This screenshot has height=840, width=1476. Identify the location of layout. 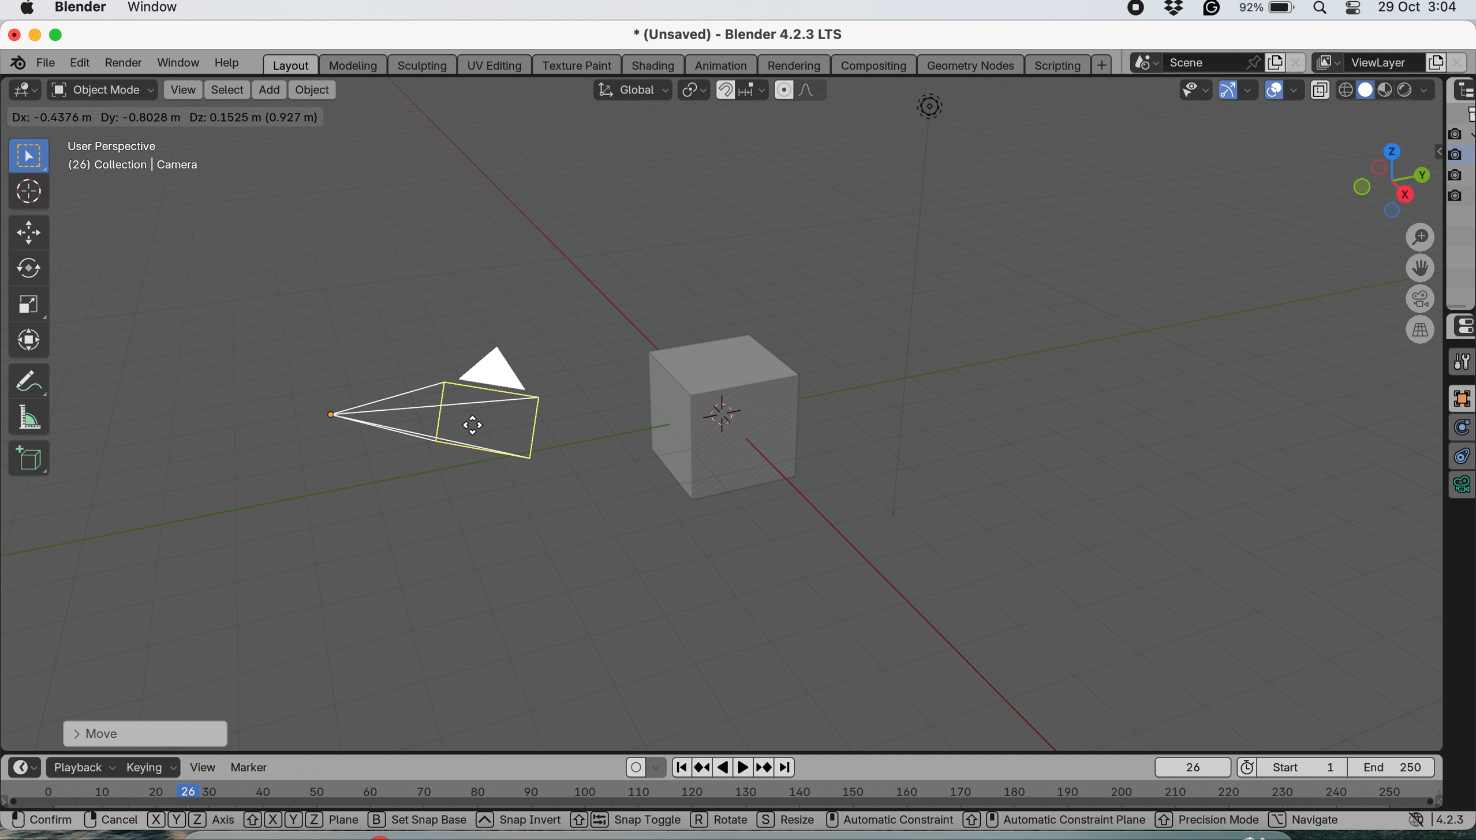
(289, 64).